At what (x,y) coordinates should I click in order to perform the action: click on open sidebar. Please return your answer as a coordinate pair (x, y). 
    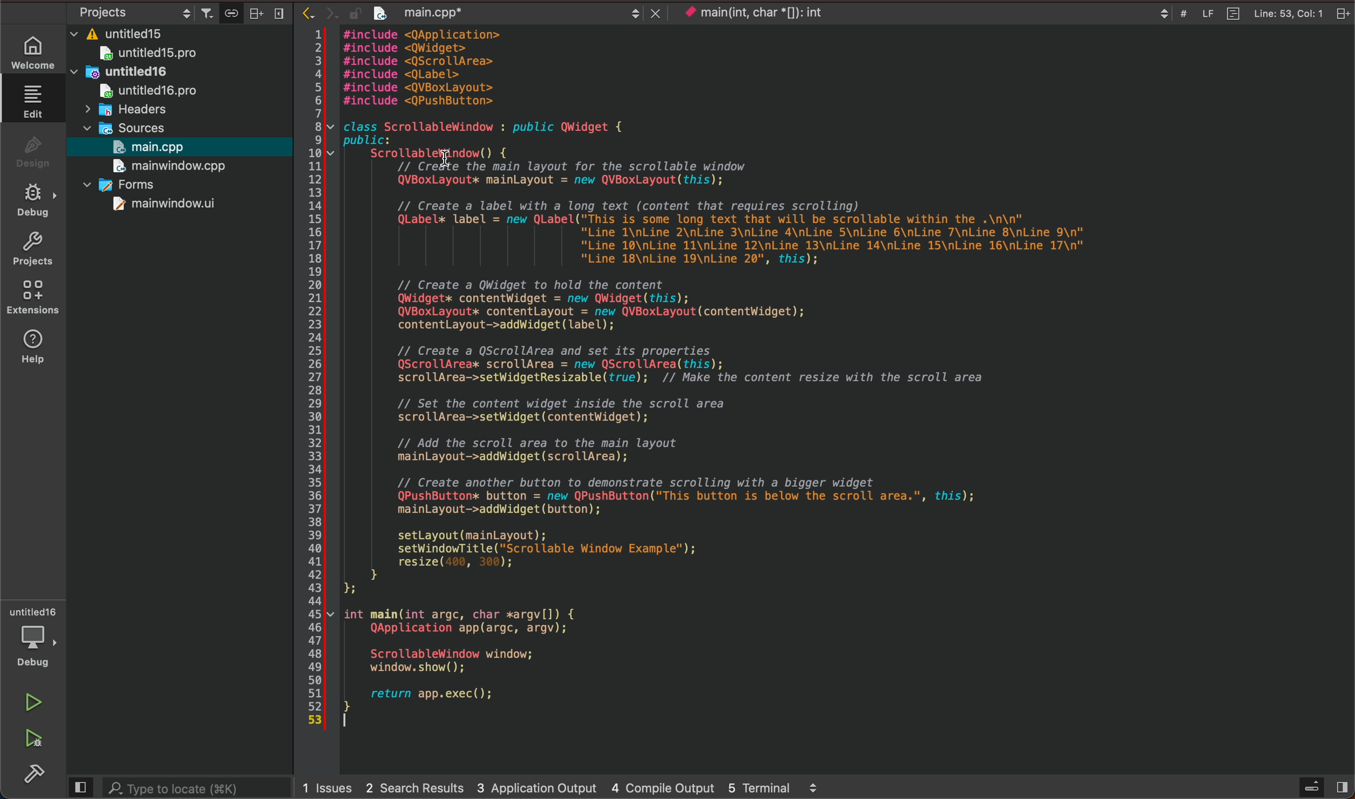
    Looking at the image, I should click on (1318, 788).